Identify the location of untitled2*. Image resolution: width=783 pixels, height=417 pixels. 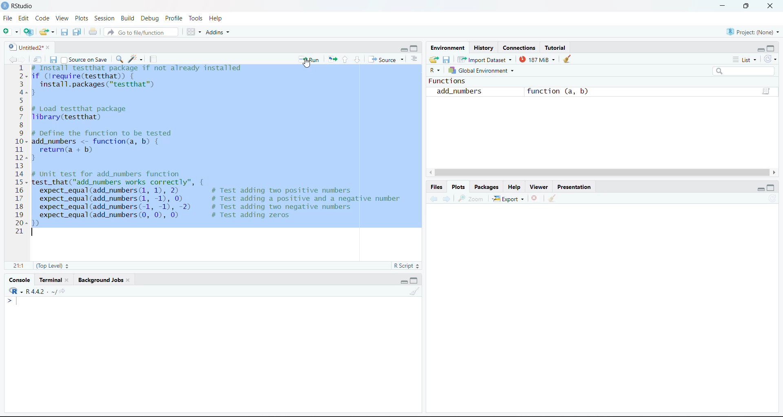
(24, 47).